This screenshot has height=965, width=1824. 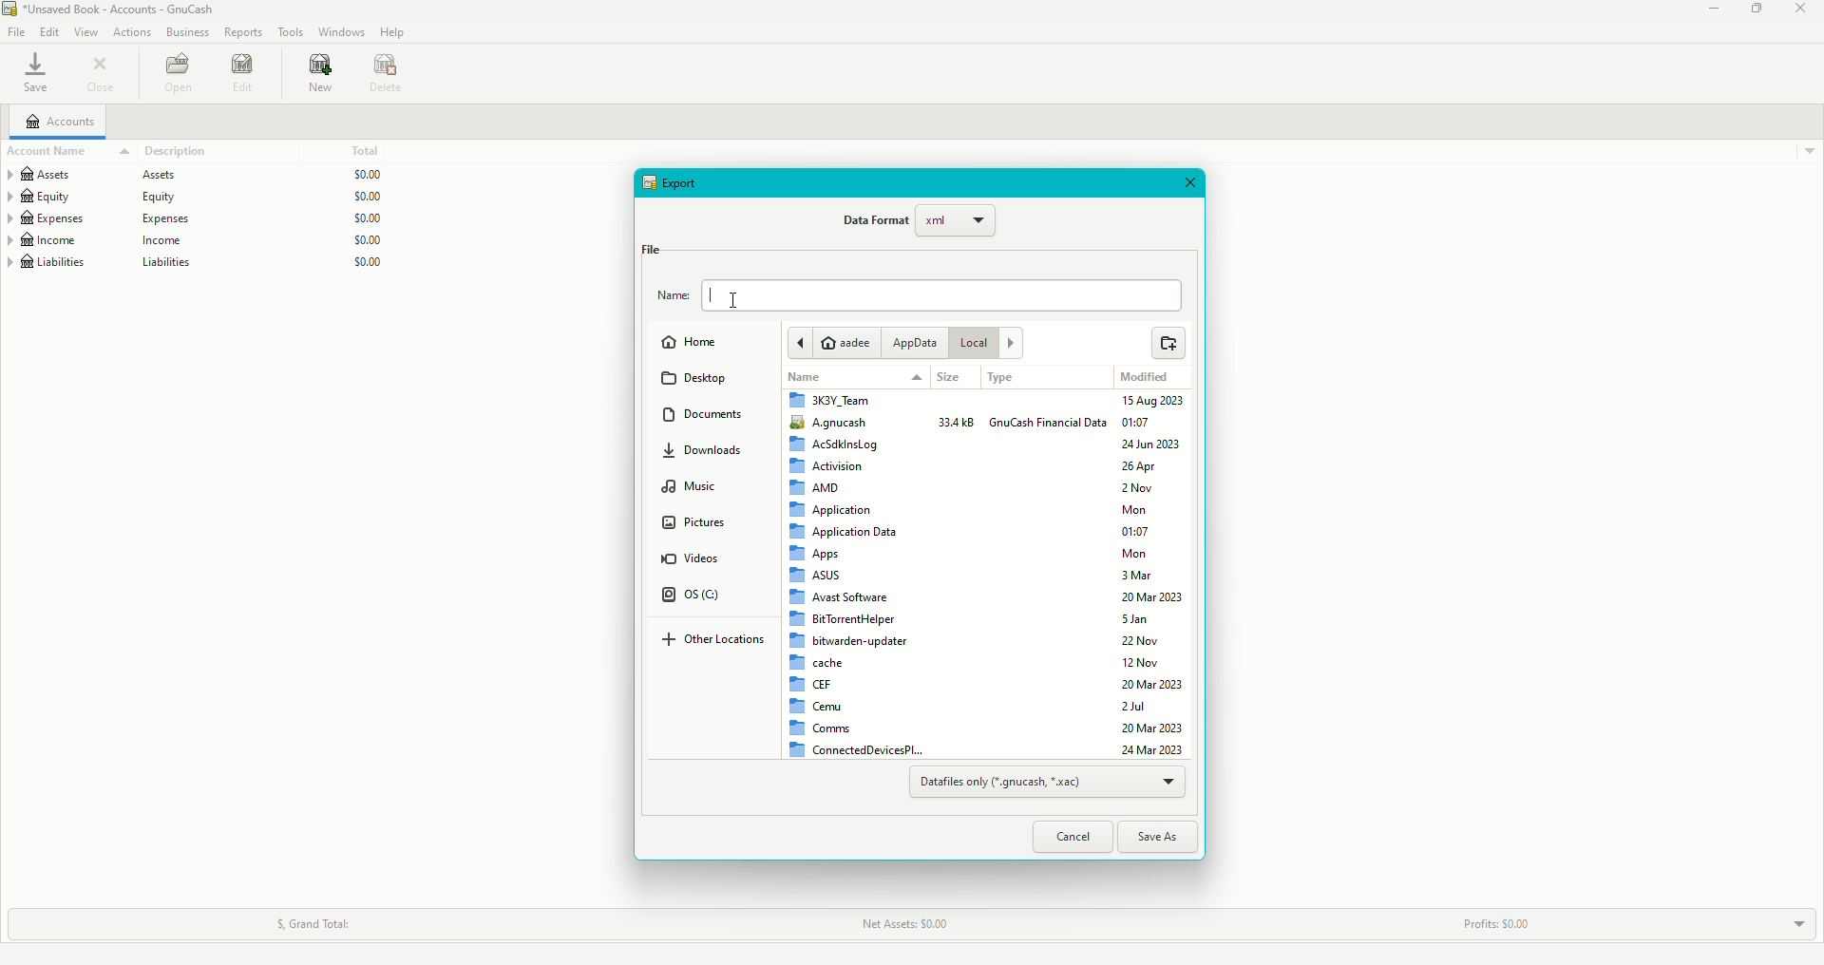 What do you see at coordinates (738, 296) in the screenshot?
I see `Cursor` at bounding box center [738, 296].